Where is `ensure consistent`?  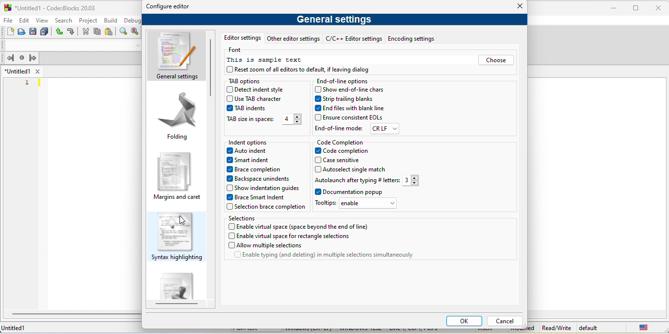
ensure consistent is located at coordinates (350, 117).